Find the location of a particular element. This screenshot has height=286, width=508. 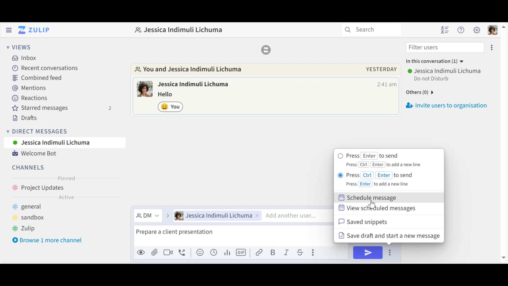

Invite users to organisation is located at coordinates (448, 104).